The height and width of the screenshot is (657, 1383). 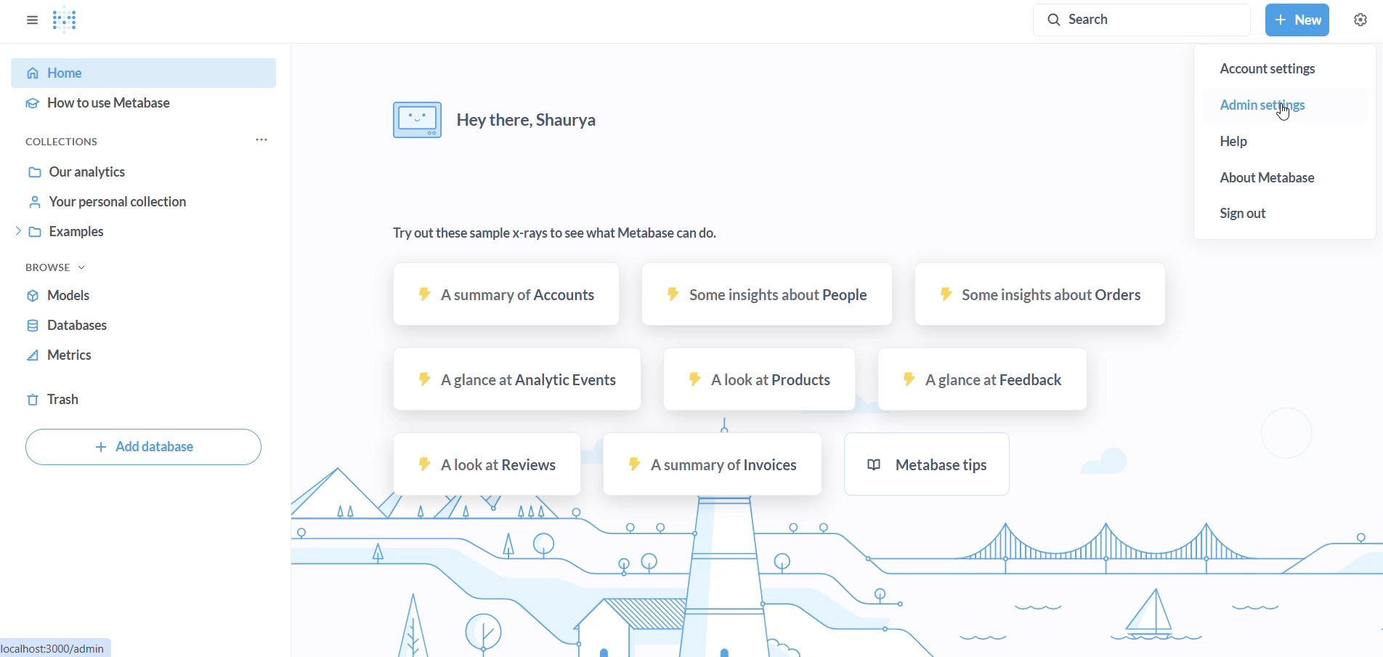 What do you see at coordinates (763, 380) in the screenshot?
I see `¥ Alook at Products` at bounding box center [763, 380].